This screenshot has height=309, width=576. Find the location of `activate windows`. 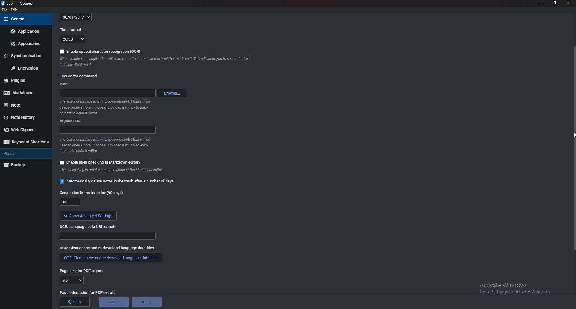

activate windows is located at coordinates (517, 289).